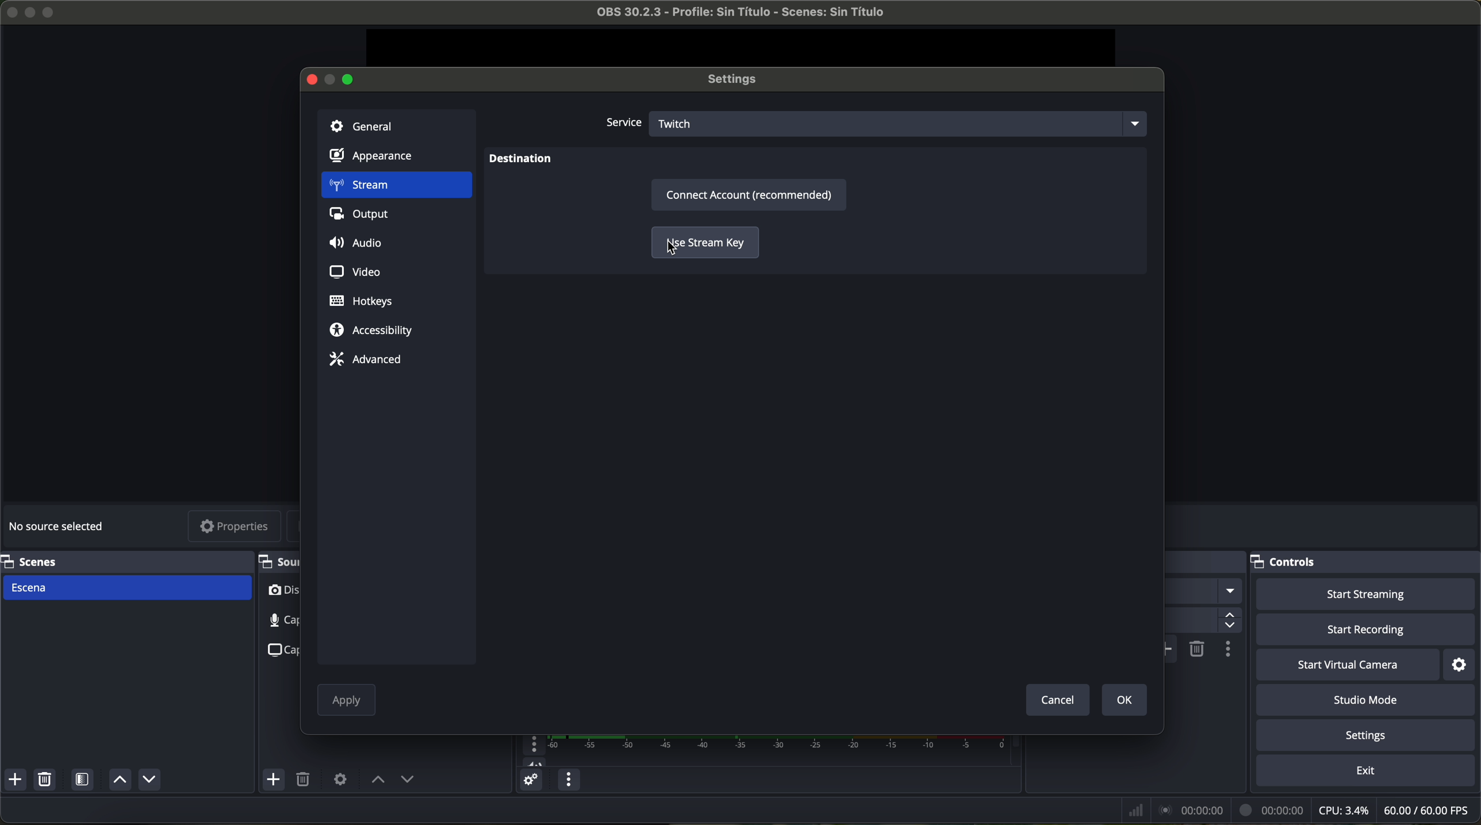 The height and width of the screenshot is (825, 1481). Describe the element at coordinates (307, 78) in the screenshot. I see `close window` at that location.